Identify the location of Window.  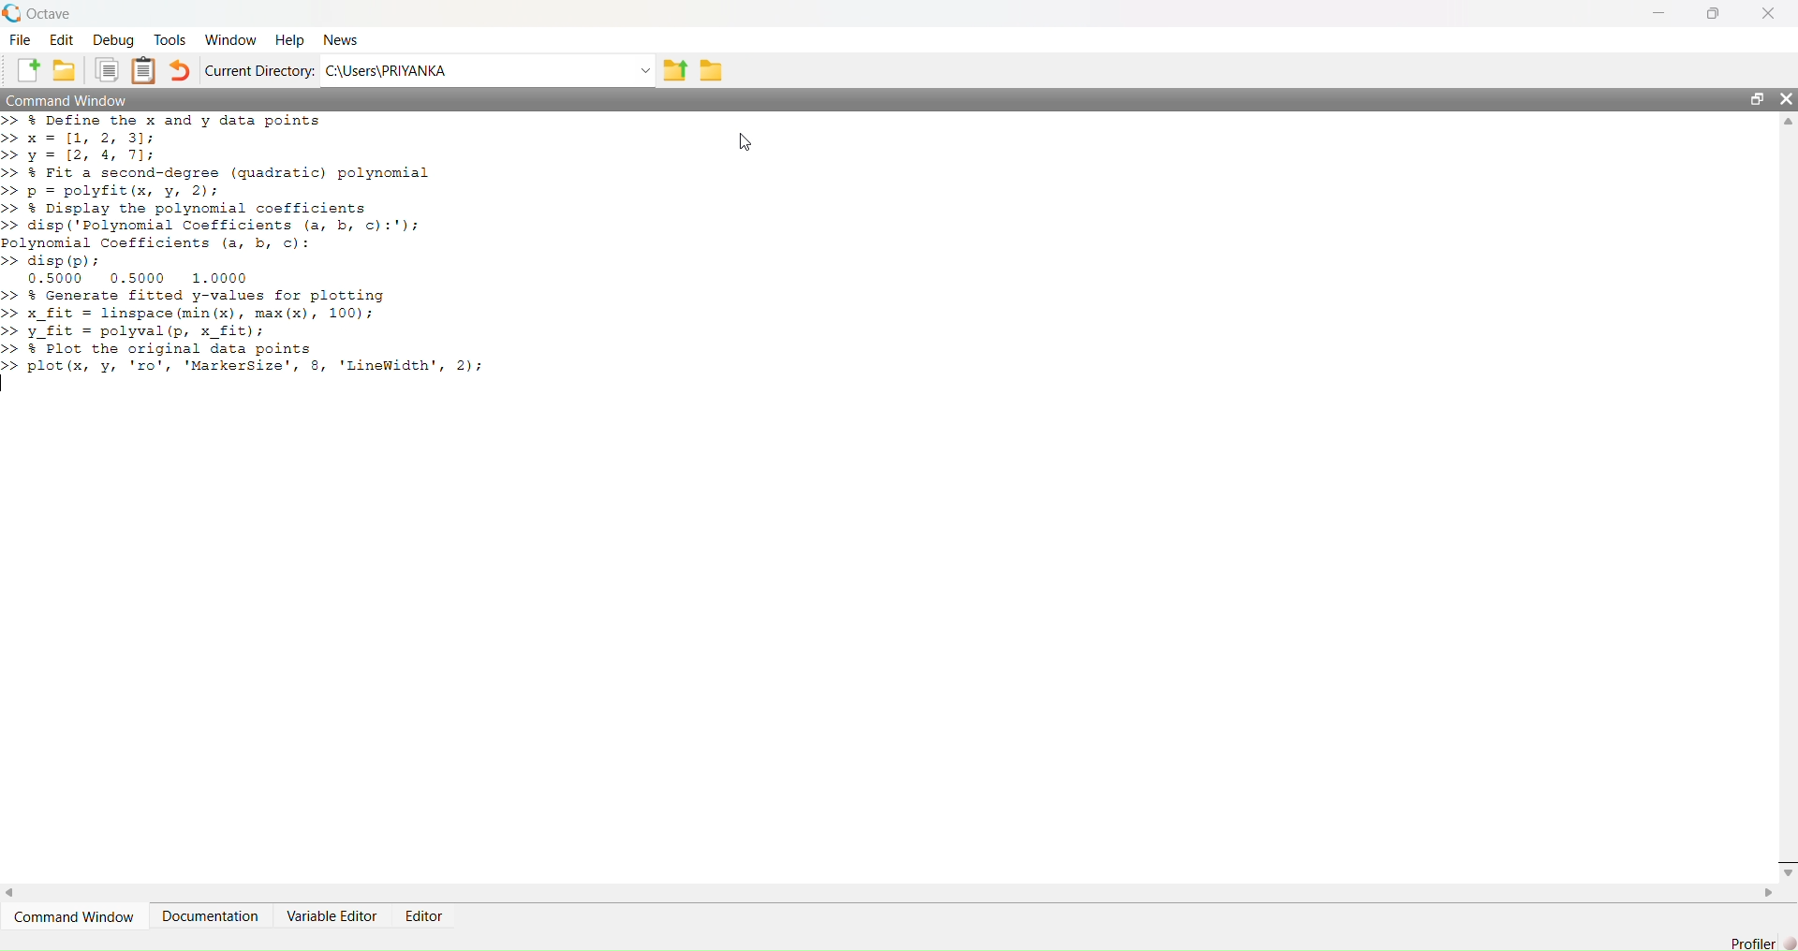
(230, 41).